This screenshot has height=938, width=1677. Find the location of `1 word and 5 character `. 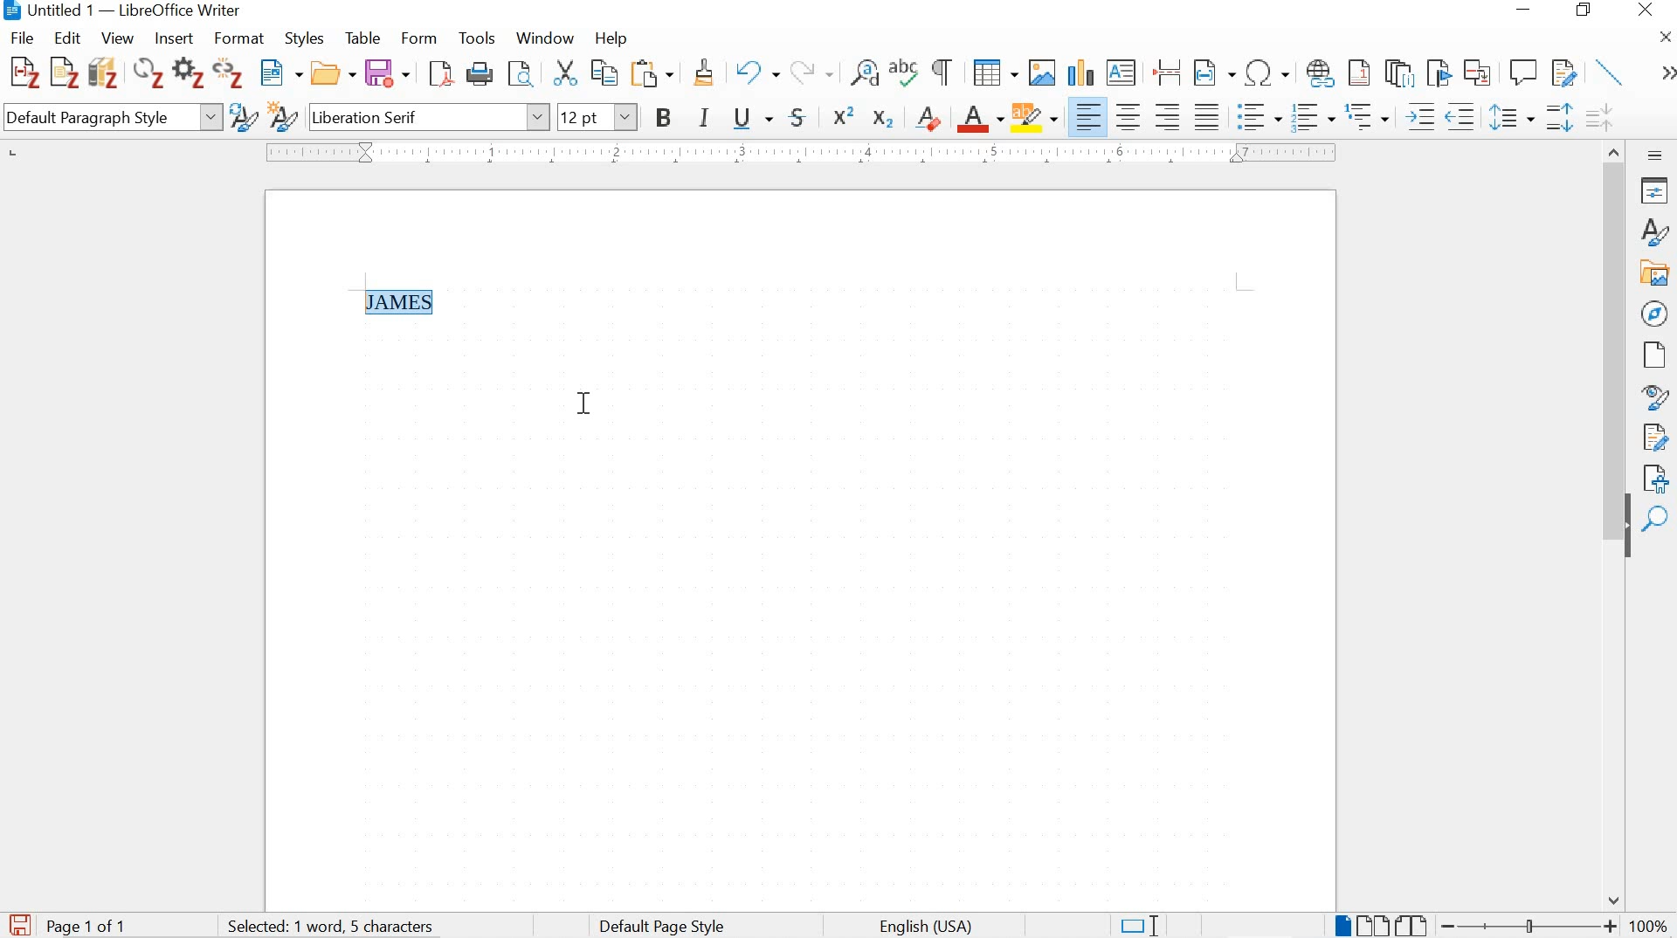

1 word and 5 character  is located at coordinates (336, 927).